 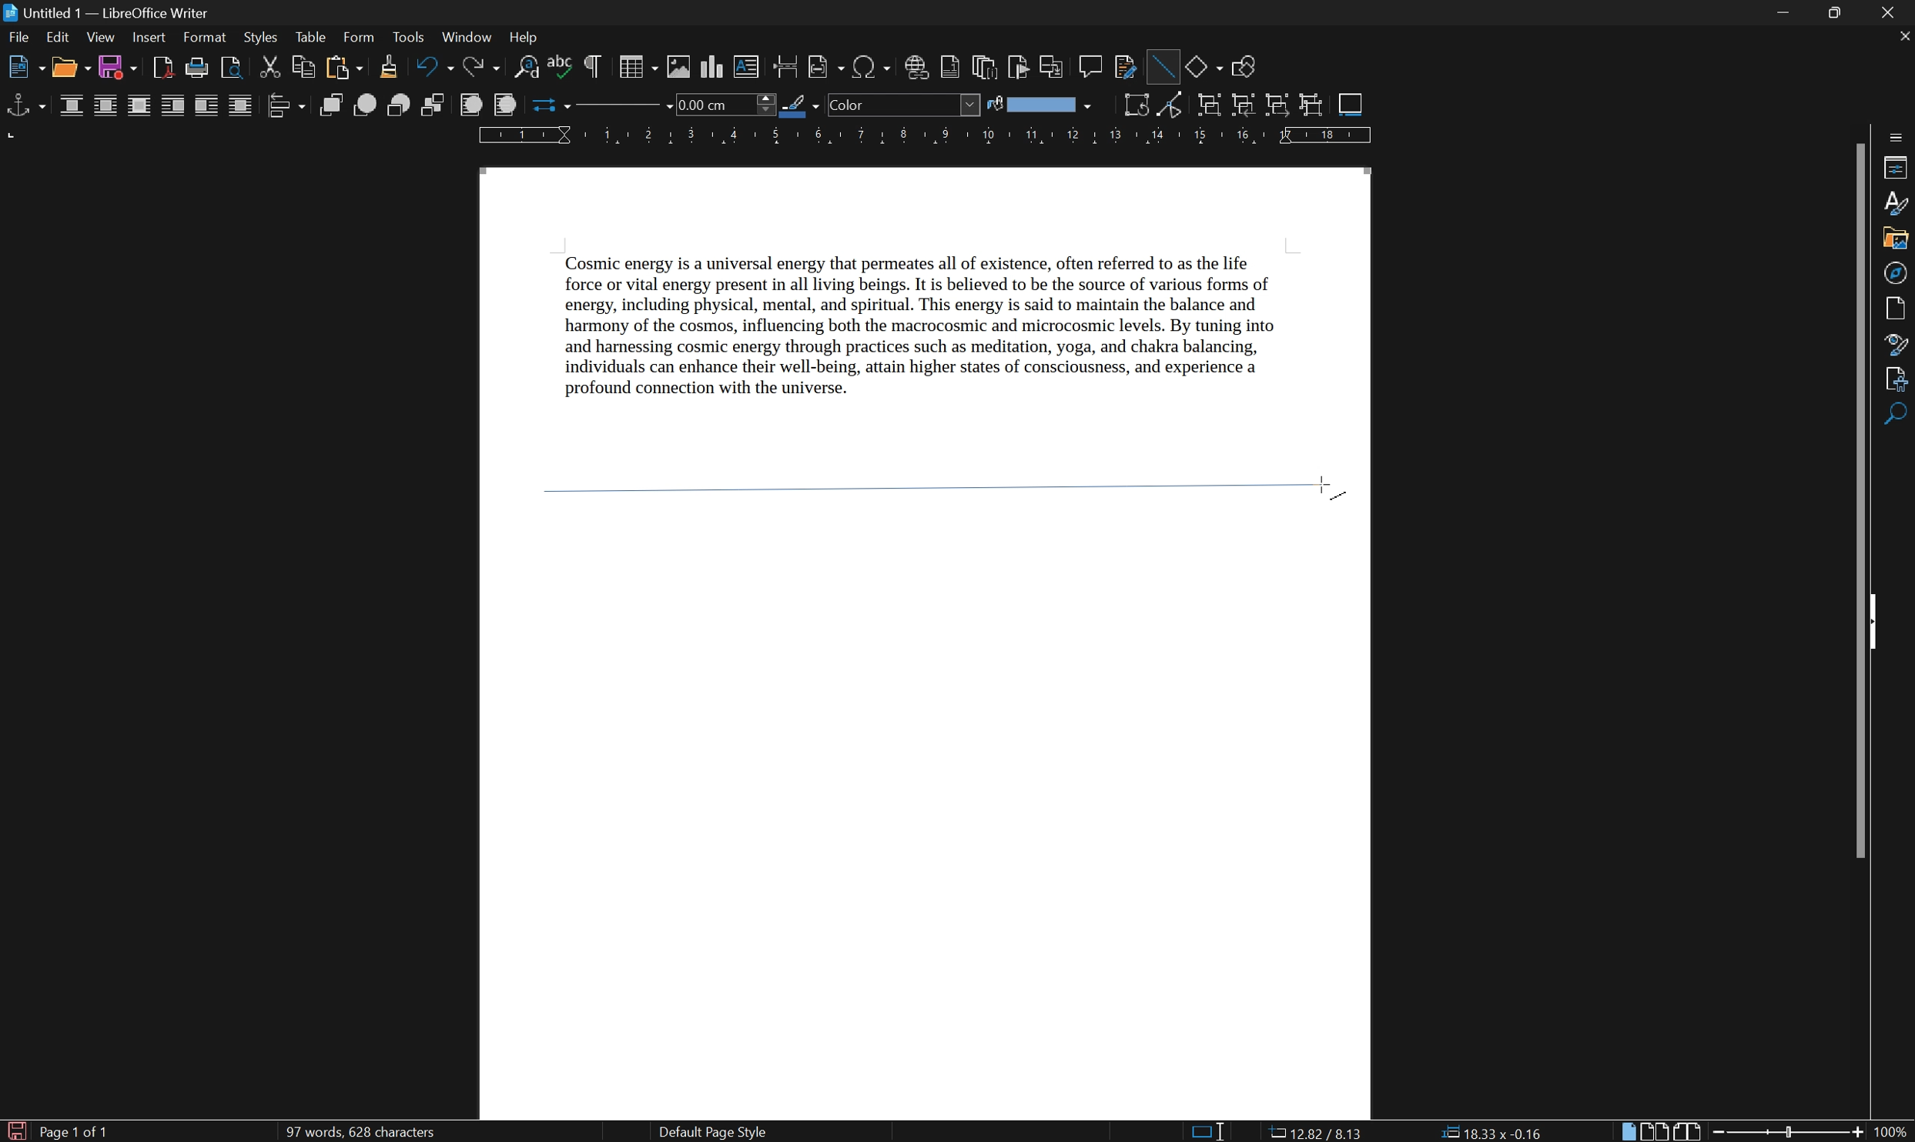 I want to click on insert footnote, so click(x=949, y=68).